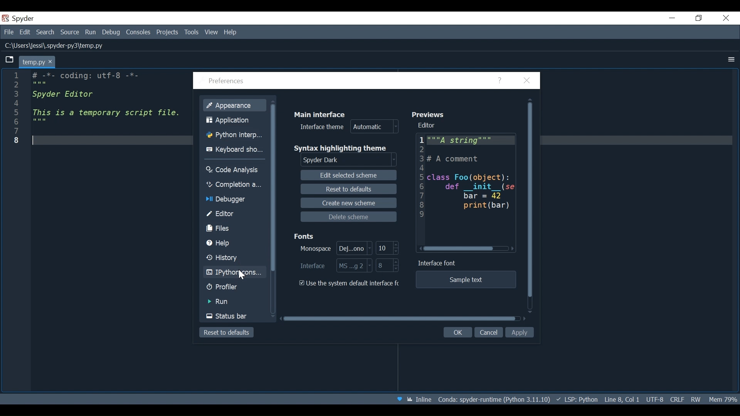  What do you see at coordinates (233, 106) in the screenshot?
I see `Appearance` at bounding box center [233, 106].